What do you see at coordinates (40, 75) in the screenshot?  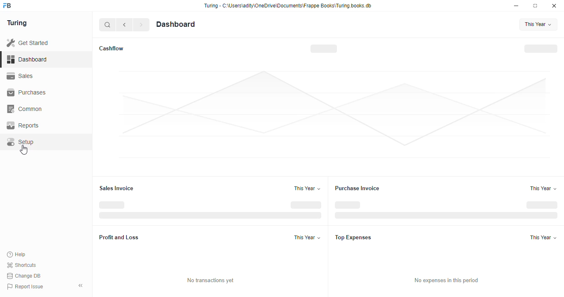 I see `Sales` at bounding box center [40, 75].